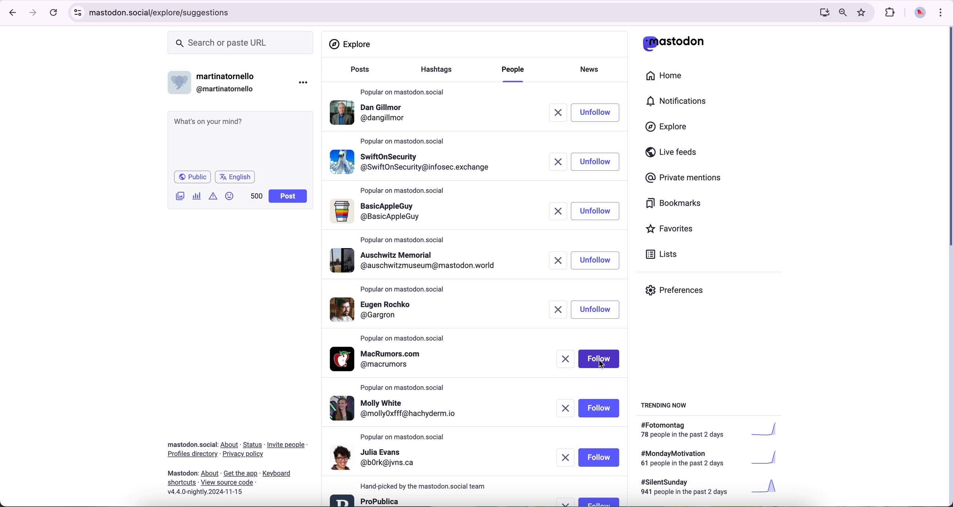 This screenshot has height=507, width=953. Describe the element at coordinates (403, 90) in the screenshot. I see `popular on mastodon.social` at that location.